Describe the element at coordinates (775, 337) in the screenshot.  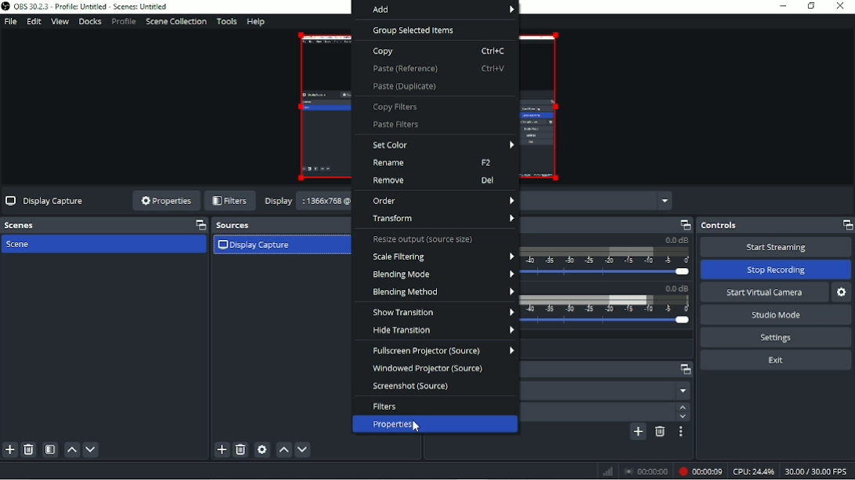
I see `Settings` at that location.